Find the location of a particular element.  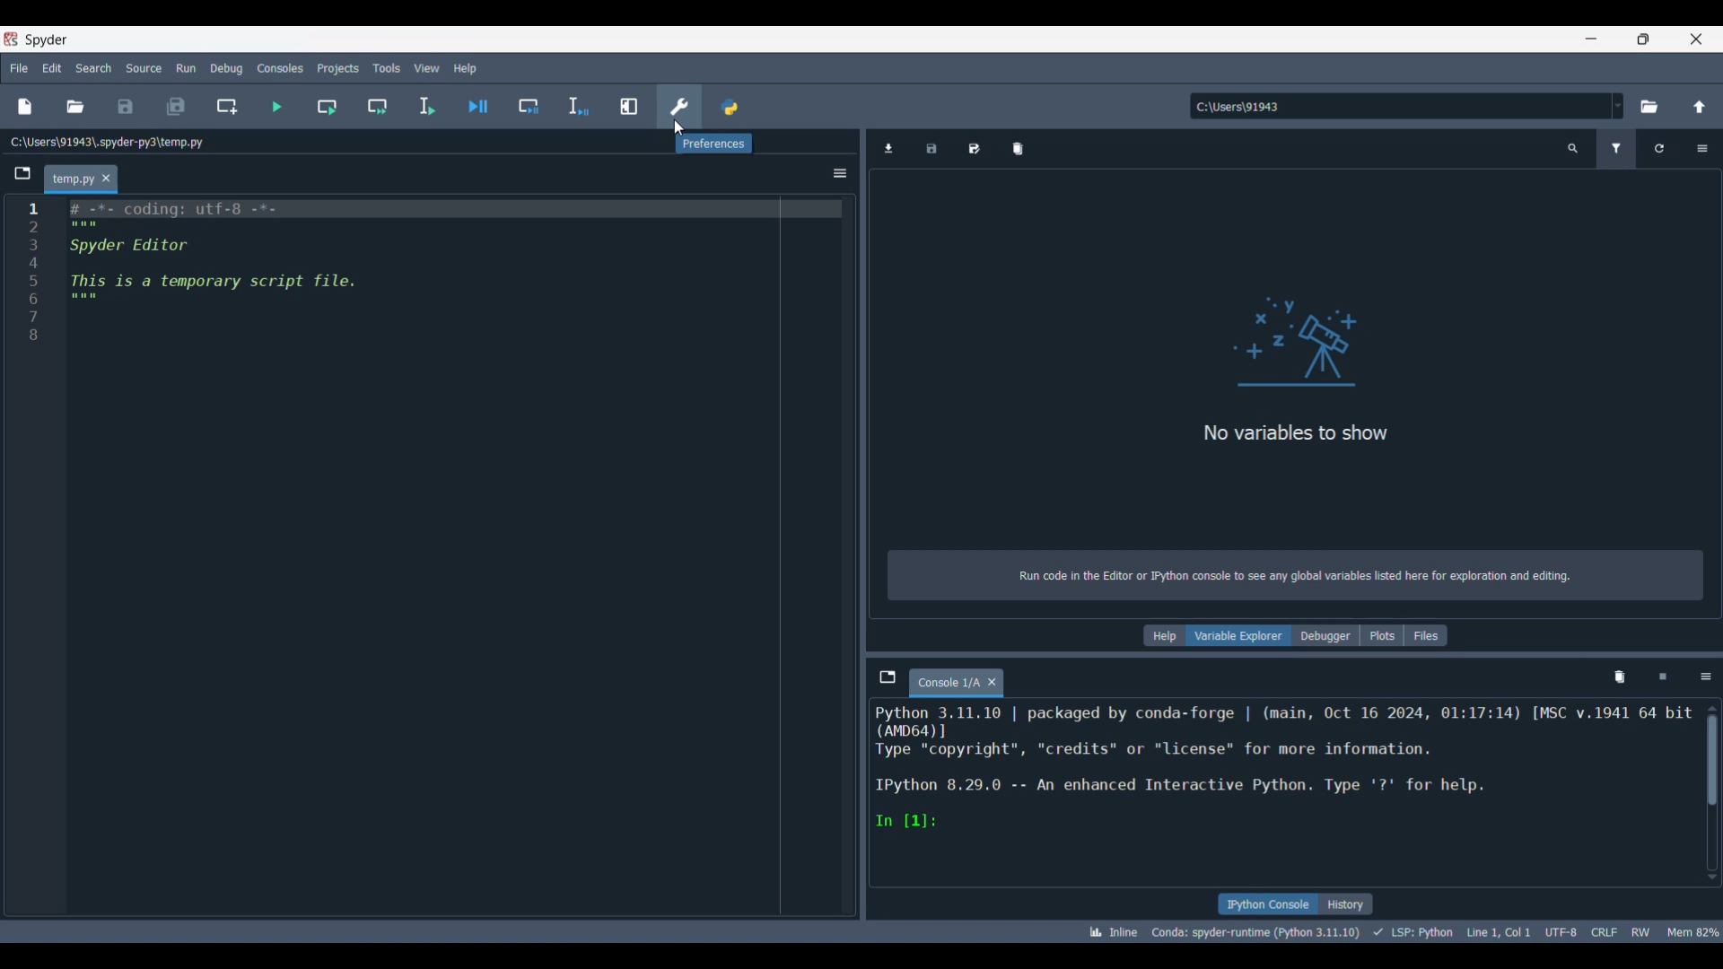

Debugger is located at coordinates (1325, 635).